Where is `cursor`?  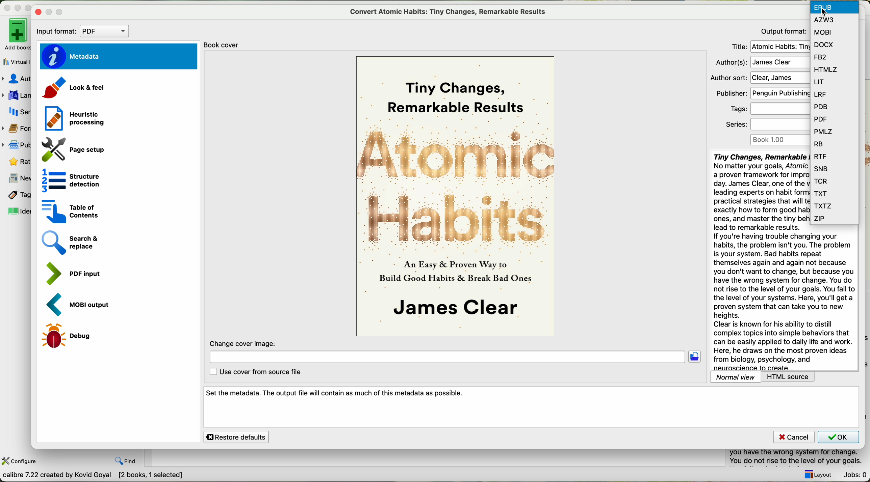 cursor is located at coordinates (824, 13).